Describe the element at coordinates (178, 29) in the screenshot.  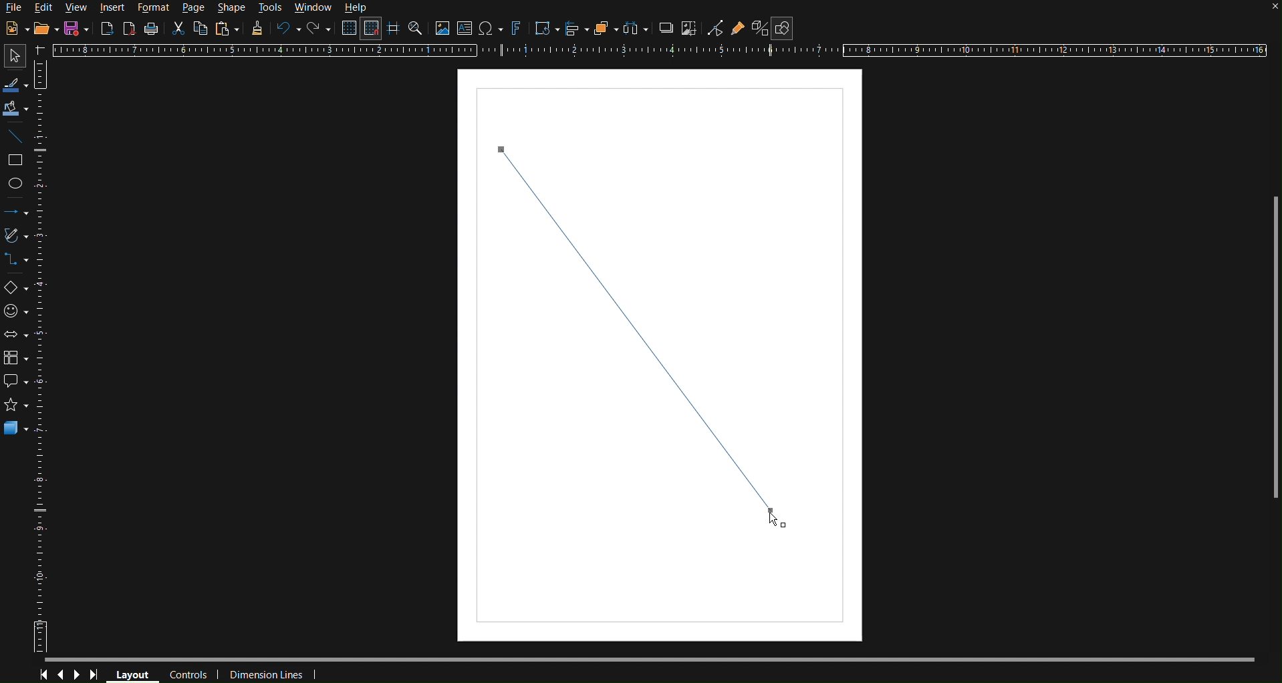
I see `Cut` at that location.